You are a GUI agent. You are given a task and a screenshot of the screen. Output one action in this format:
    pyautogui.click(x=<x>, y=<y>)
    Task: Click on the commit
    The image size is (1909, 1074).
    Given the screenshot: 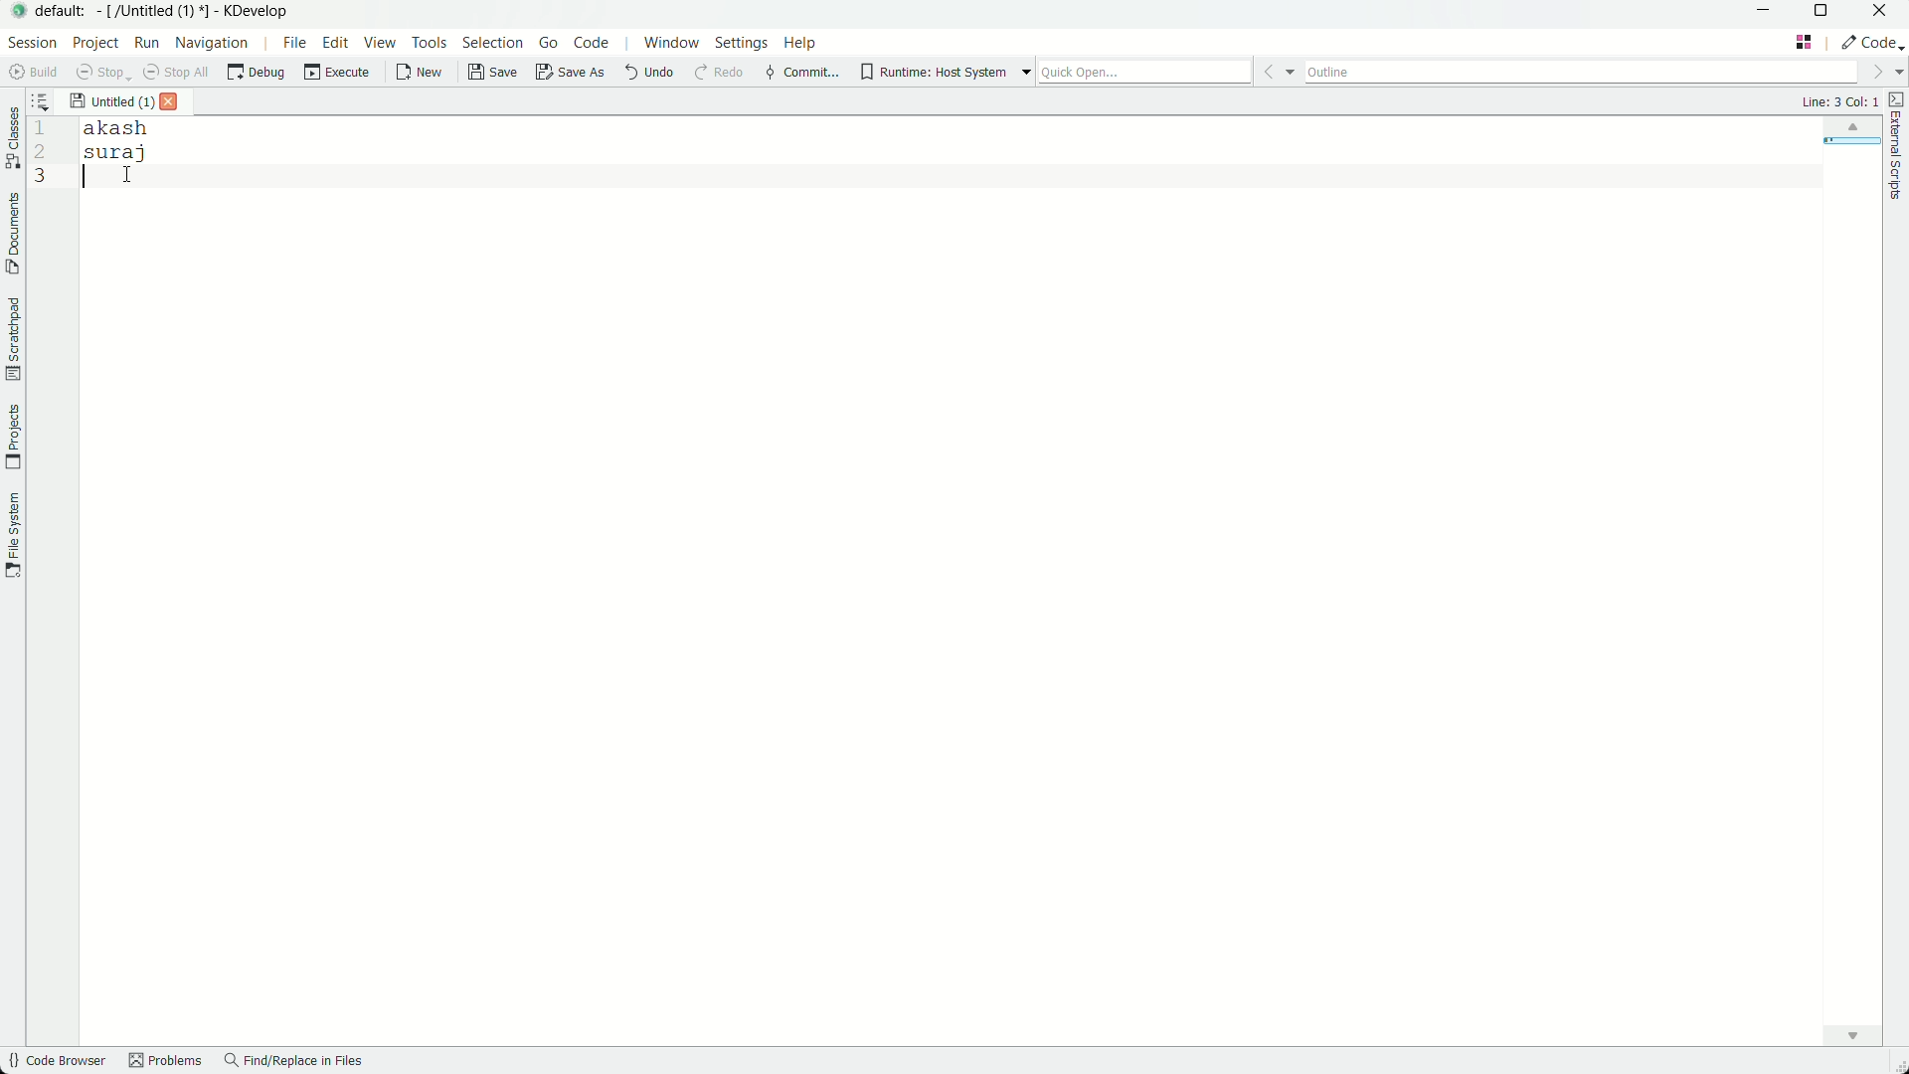 What is the action you would take?
    pyautogui.click(x=800, y=75)
    